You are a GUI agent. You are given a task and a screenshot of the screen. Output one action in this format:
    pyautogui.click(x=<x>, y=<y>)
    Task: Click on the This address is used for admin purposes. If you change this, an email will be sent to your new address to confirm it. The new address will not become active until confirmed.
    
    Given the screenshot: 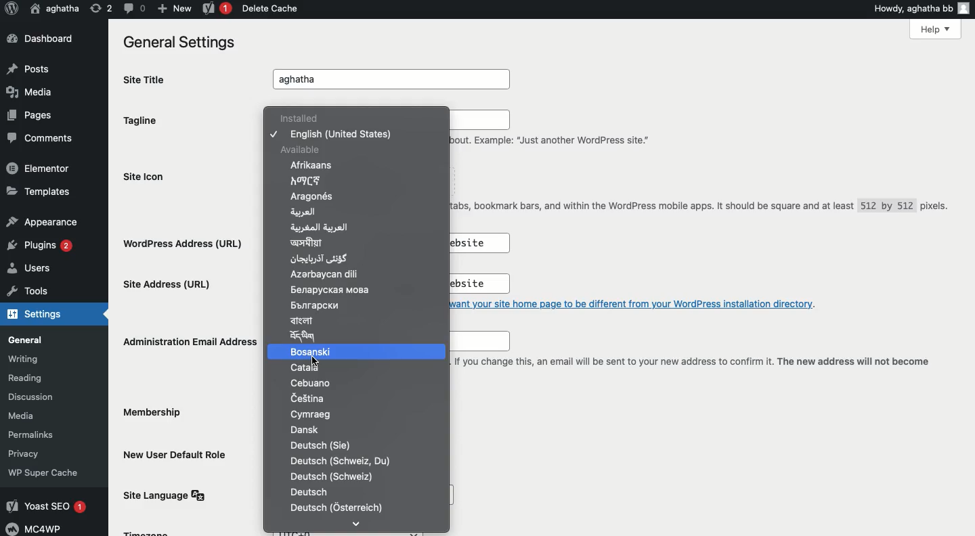 What is the action you would take?
    pyautogui.click(x=692, y=369)
    